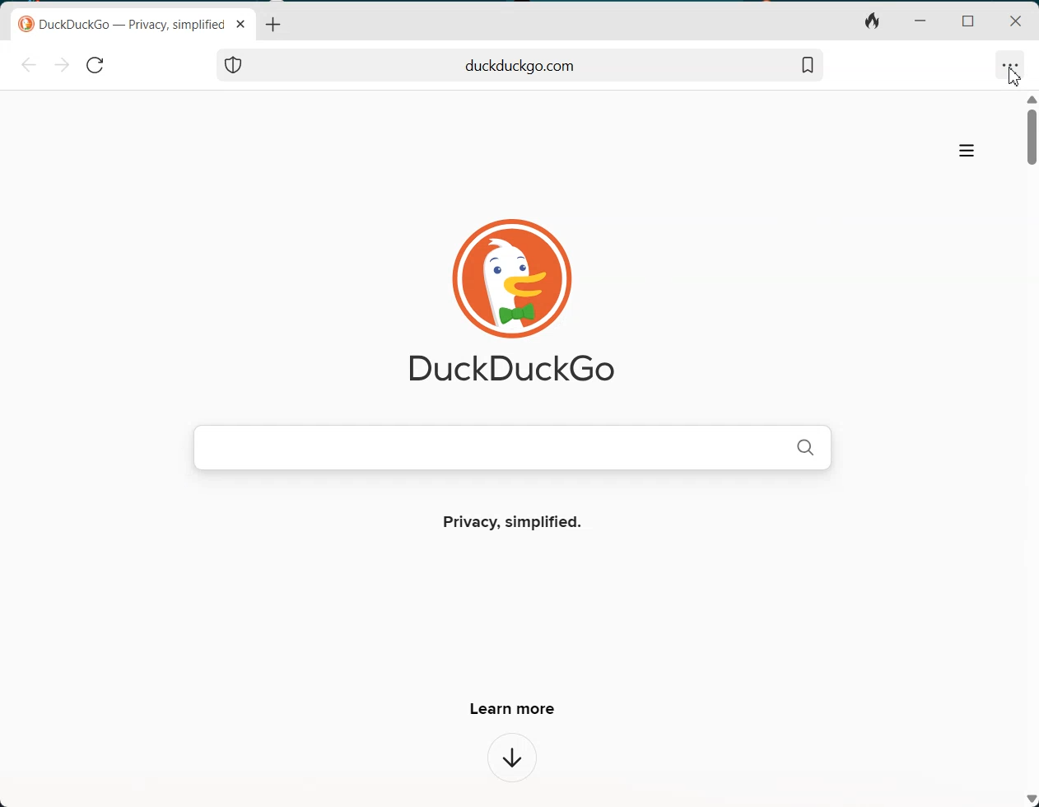  Describe the element at coordinates (919, 21) in the screenshot. I see `Minimize` at that location.